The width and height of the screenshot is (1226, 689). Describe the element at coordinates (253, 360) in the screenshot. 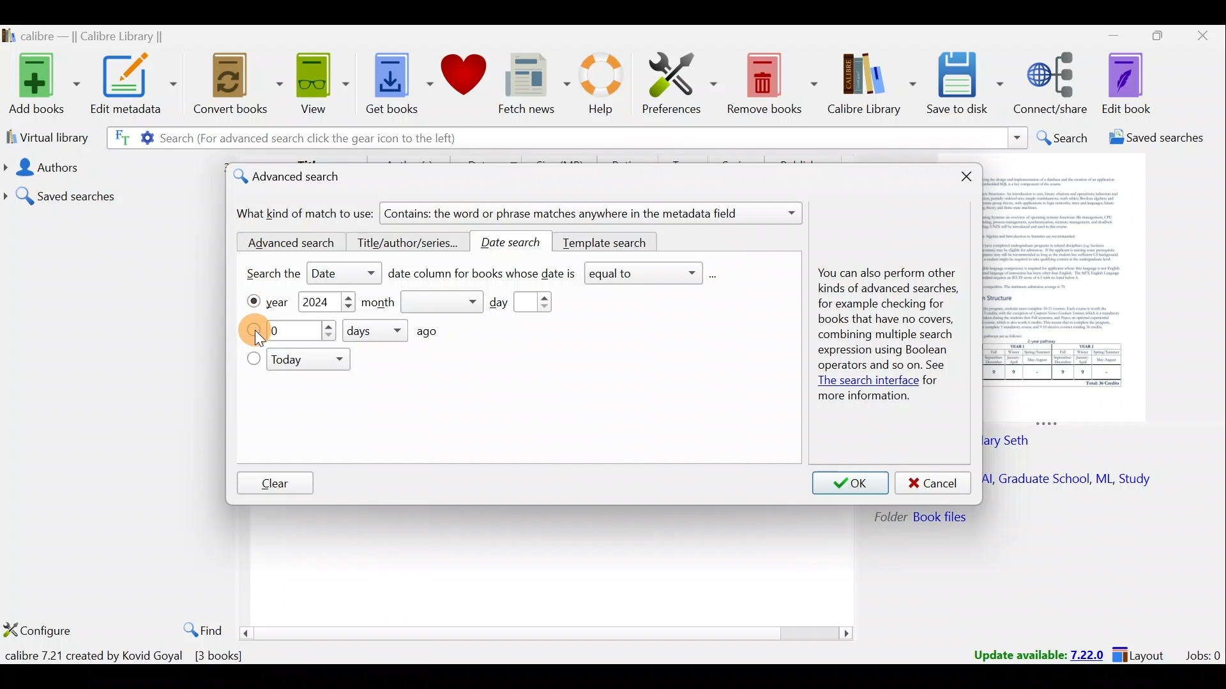

I see `Today checkbox` at that location.